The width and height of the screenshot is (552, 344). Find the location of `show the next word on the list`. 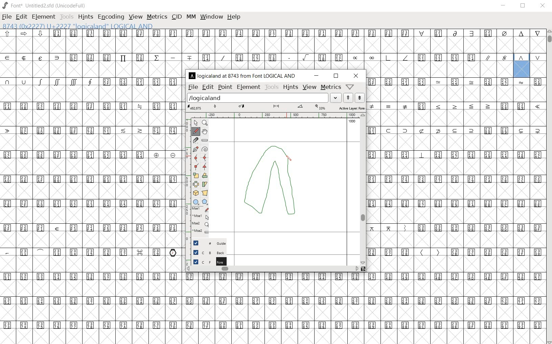

show the next word on the list is located at coordinates (348, 97).